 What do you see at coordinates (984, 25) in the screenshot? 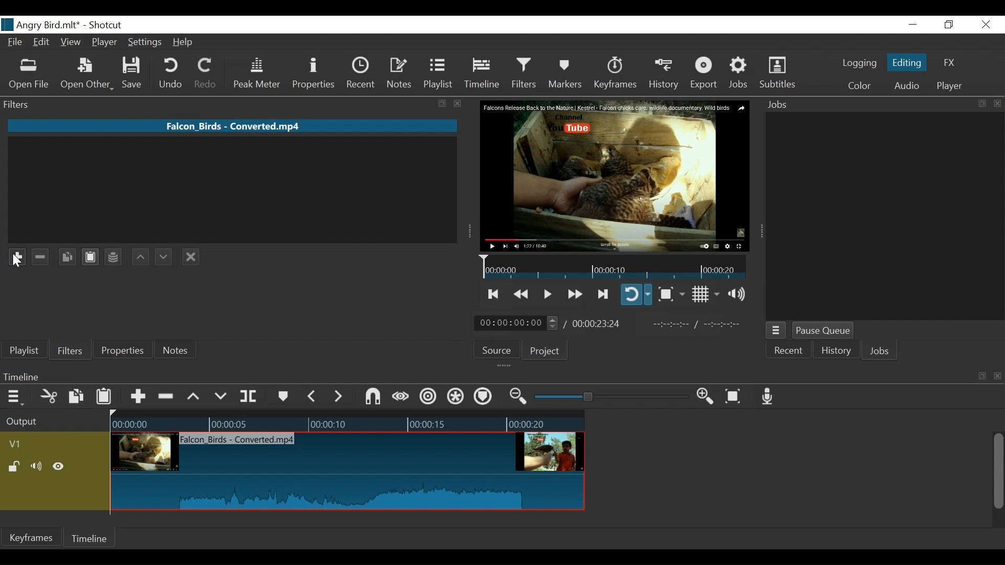
I see `Close` at bounding box center [984, 25].